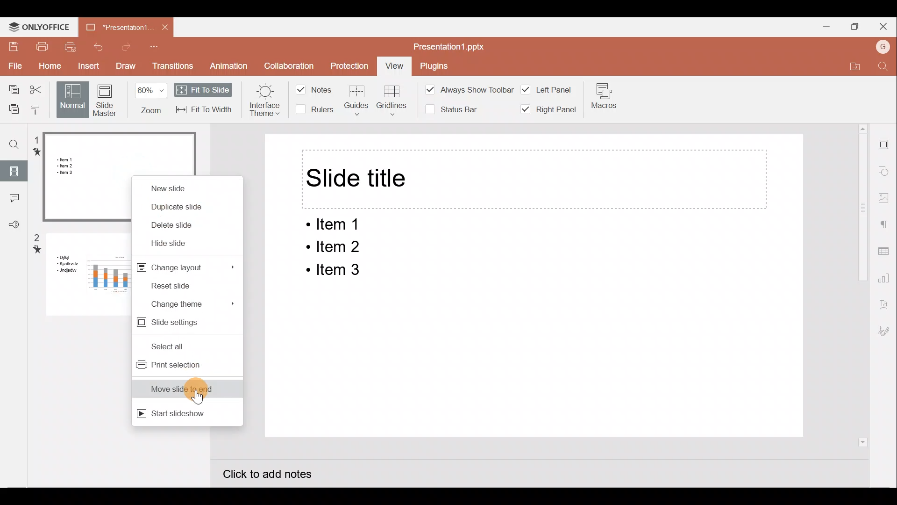 This screenshot has height=505, width=897. I want to click on Hide slide, so click(186, 241).